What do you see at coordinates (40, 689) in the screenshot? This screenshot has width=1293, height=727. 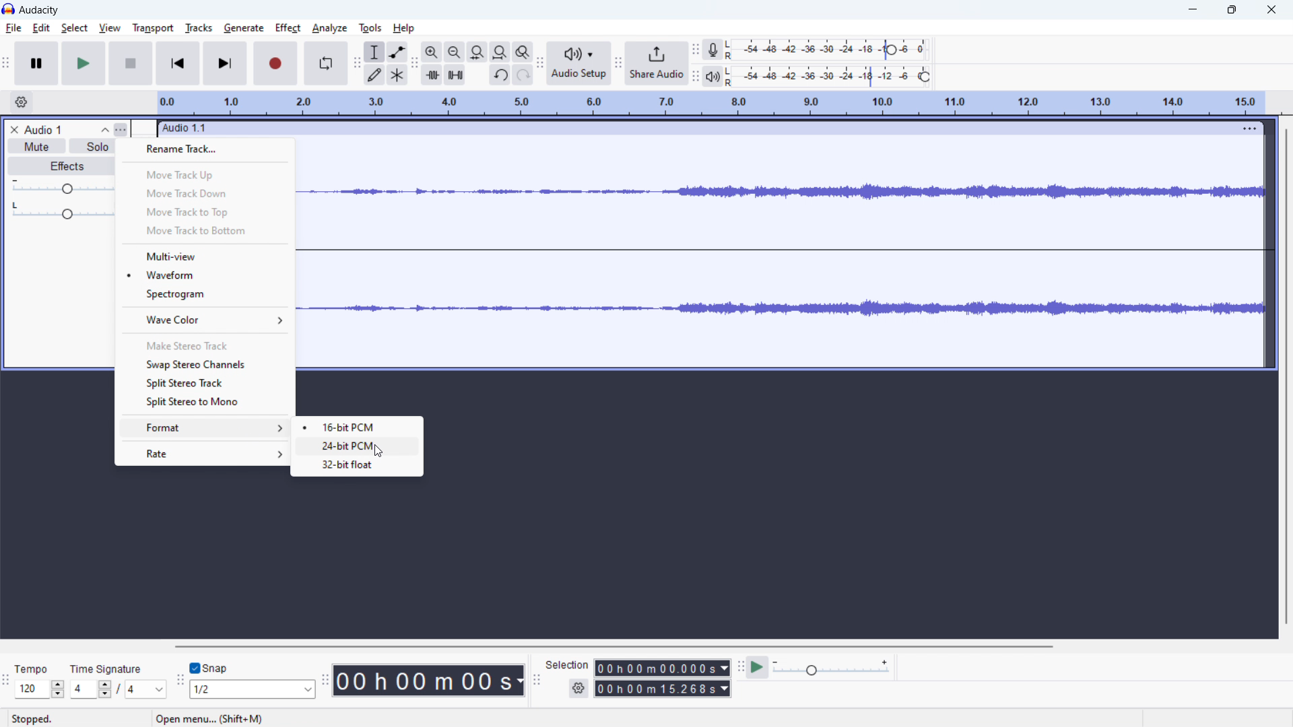 I see `set tempo` at bounding box center [40, 689].